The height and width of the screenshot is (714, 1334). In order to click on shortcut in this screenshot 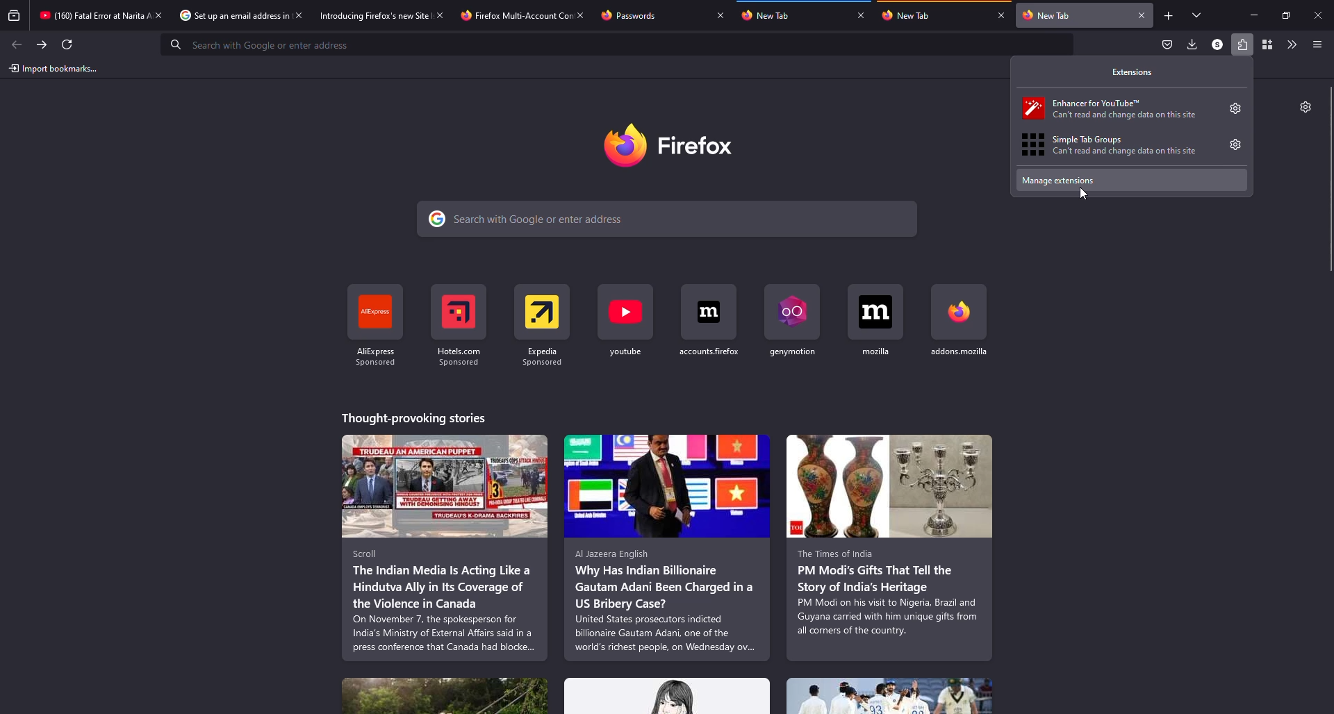, I will do `click(874, 330)`.